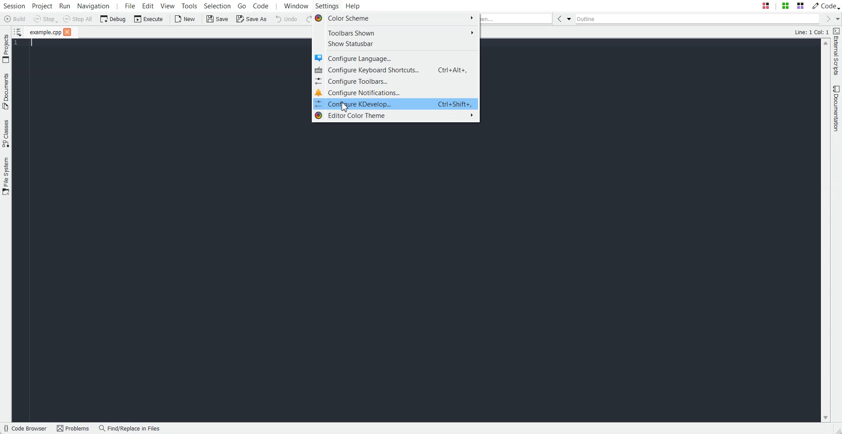  I want to click on File System, so click(6, 177).